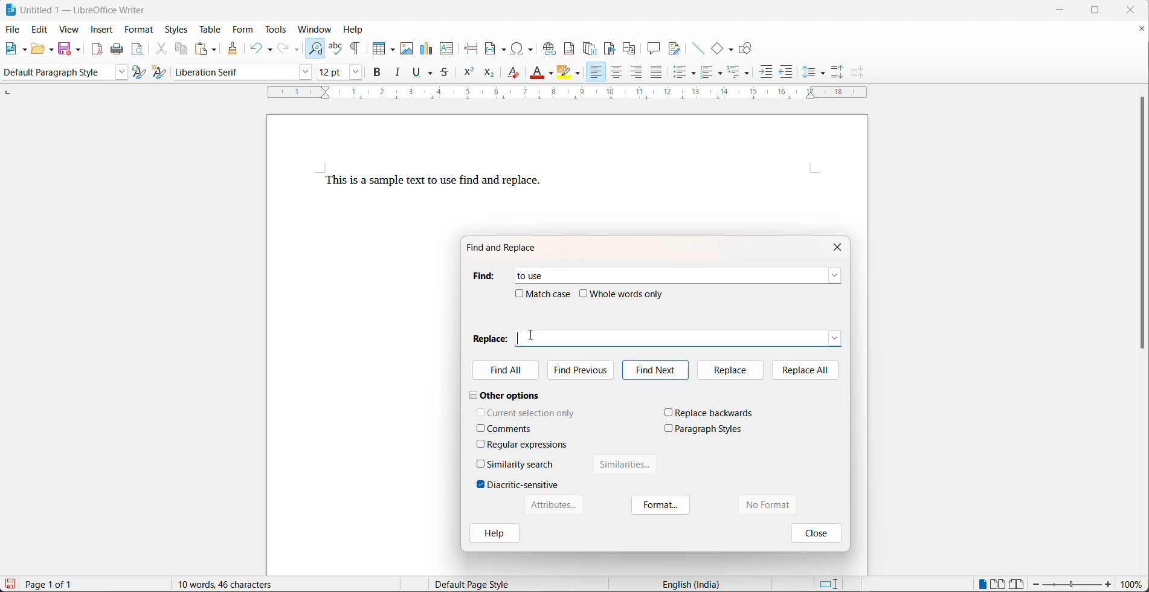 The width and height of the screenshot is (1149, 592). What do you see at coordinates (552, 505) in the screenshot?
I see `Attributes` at bounding box center [552, 505].